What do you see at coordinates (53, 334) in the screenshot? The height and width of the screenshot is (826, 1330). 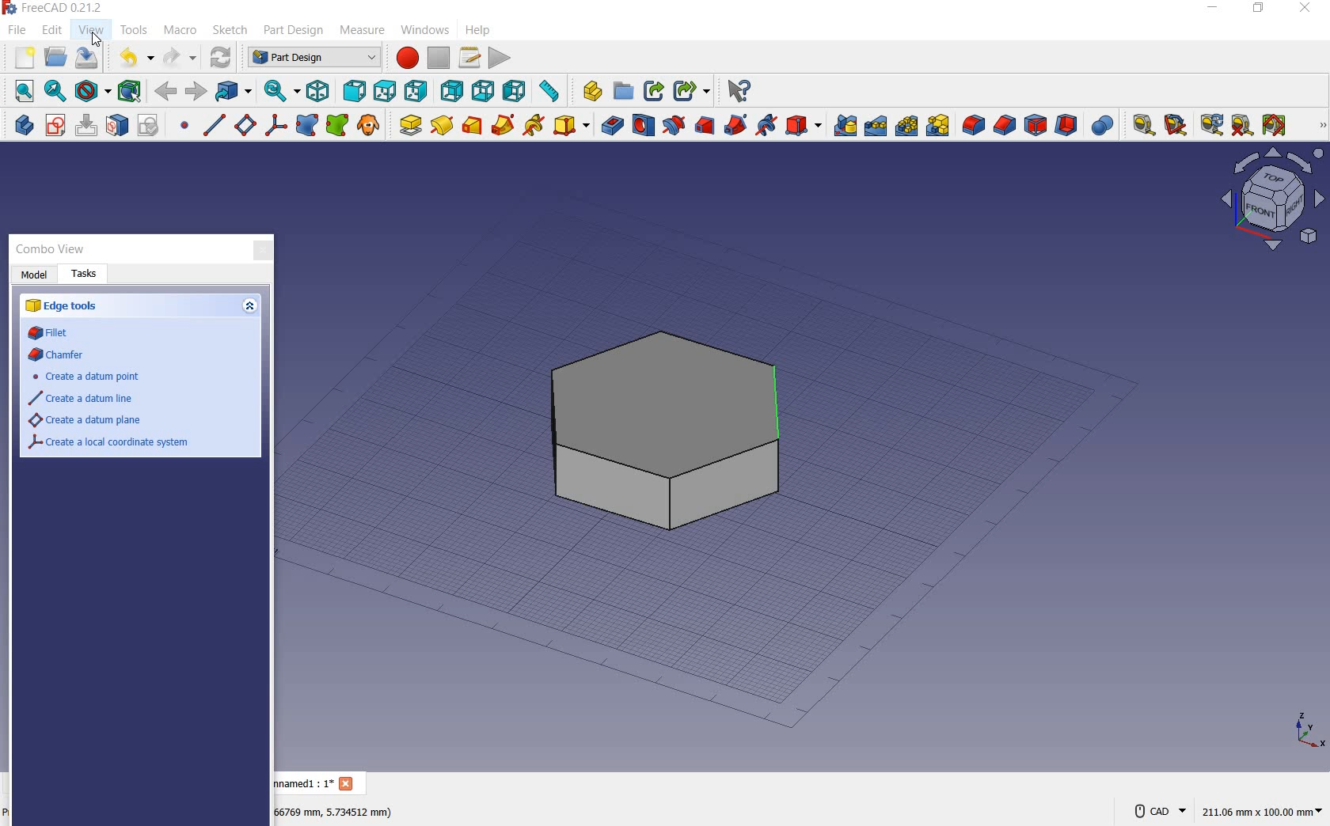 I see `fillet` at bounding box center [53, 334].